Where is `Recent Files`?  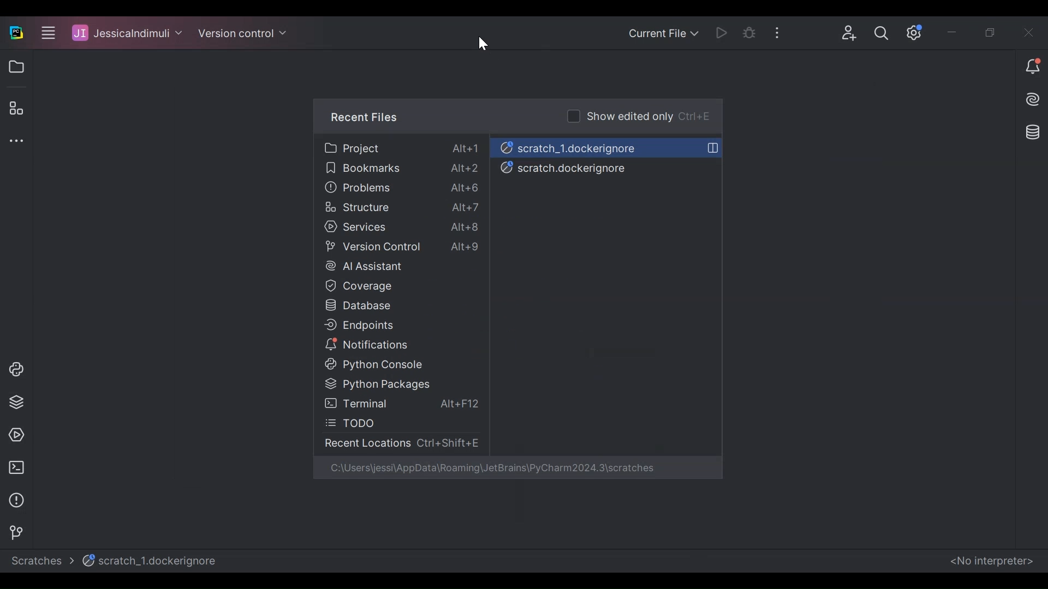 Recent Files is located at coordinates (366, 117).